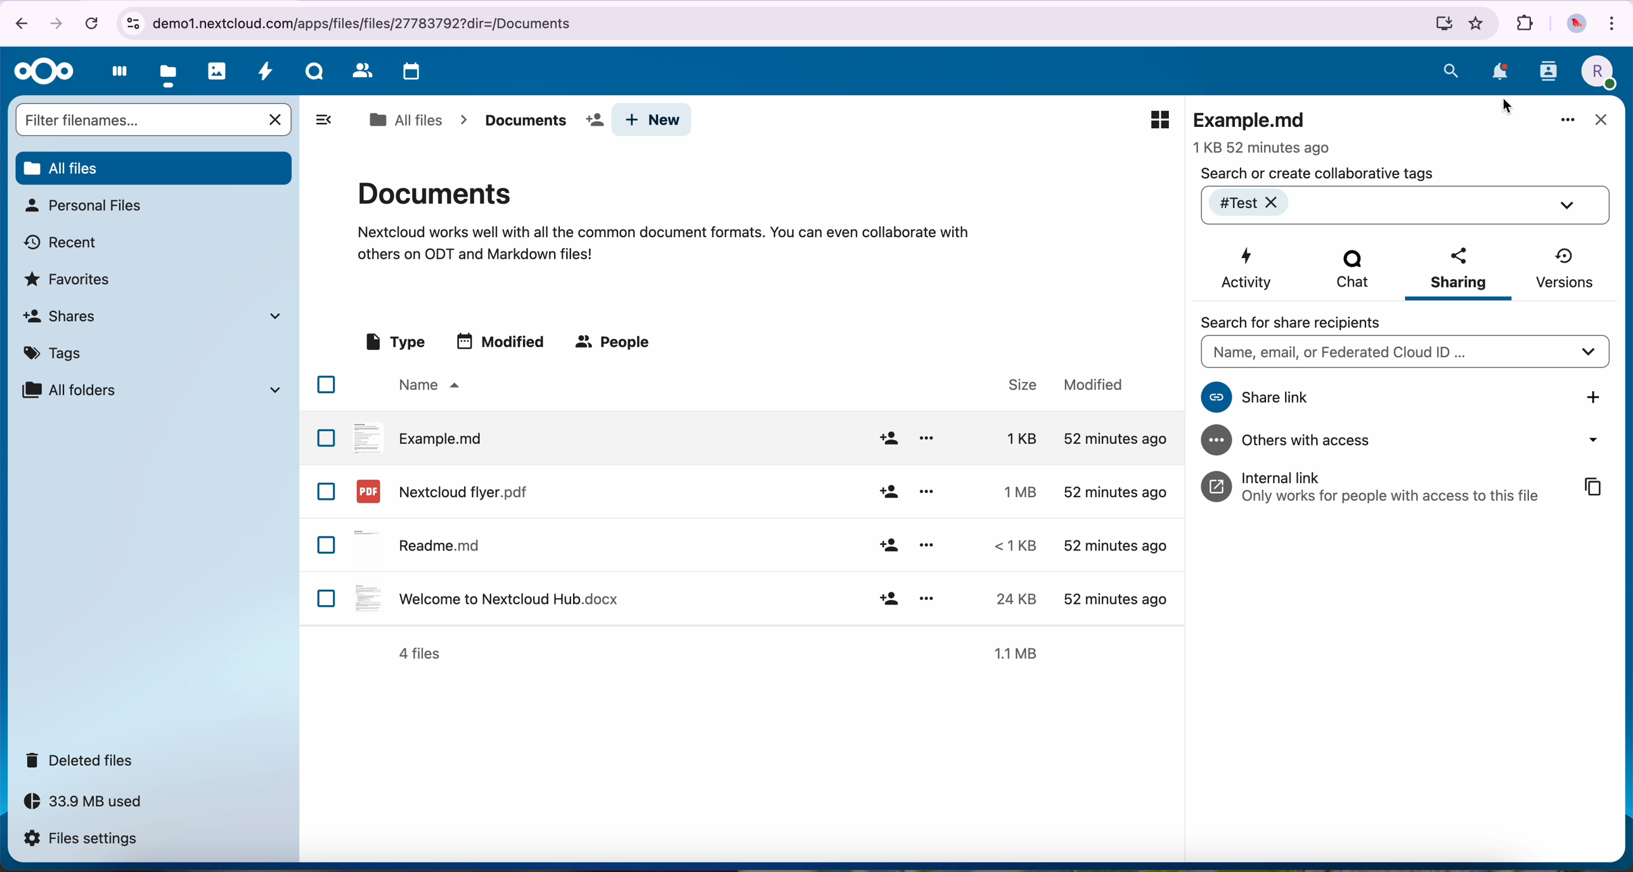  What do you see at coordinates (1016, 384) in the screenshot?
I see `size` at bounding box center [1016, 384].